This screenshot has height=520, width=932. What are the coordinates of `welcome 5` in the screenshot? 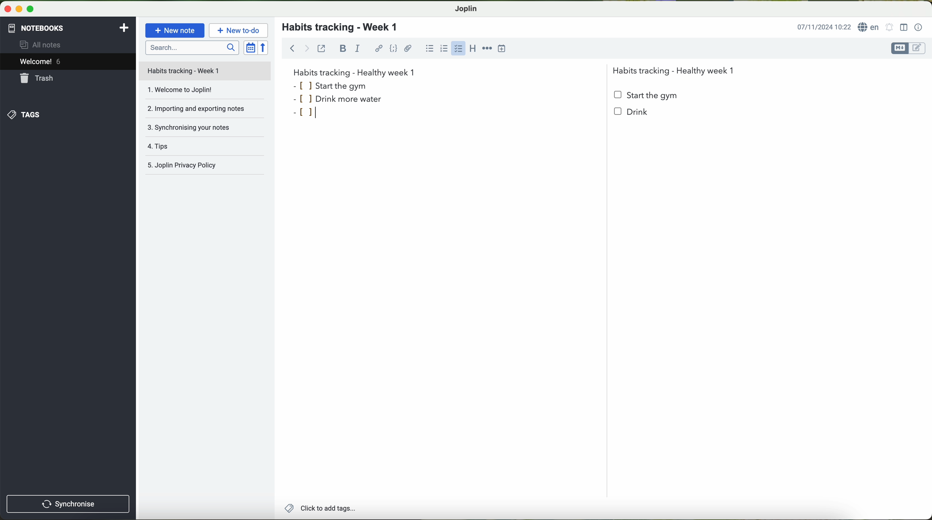 It's located at (41, 61).